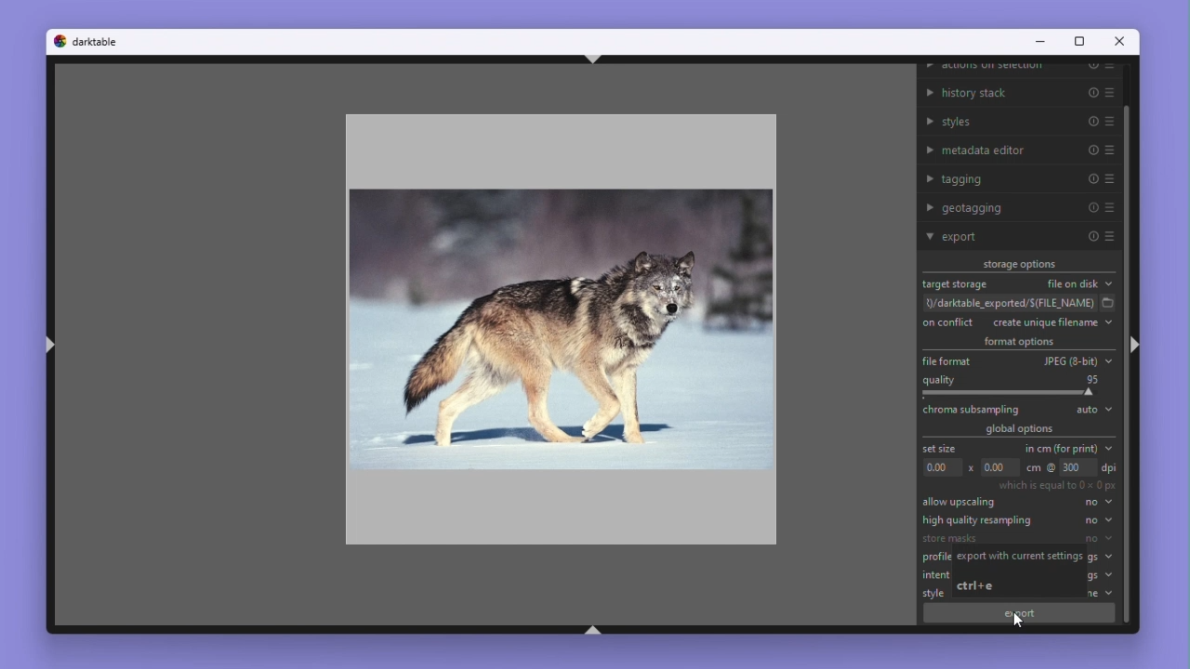 The width and height of the screenshot is (1190, 669). What do you see at coordinates (946, 381) in the screenshot?
I see `Quality` at bounding box center [946, 381].